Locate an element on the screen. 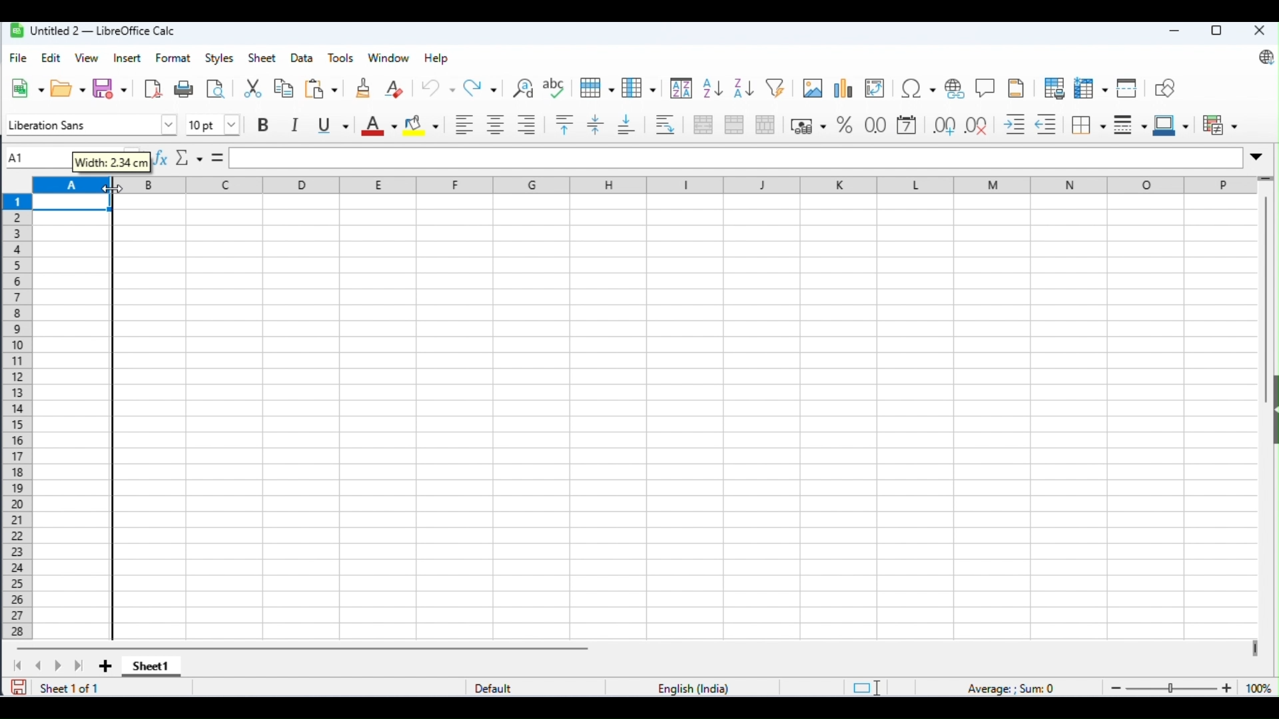 This screenshot has height=719, width=1279. merge and center is located at coordinates (703, 124).